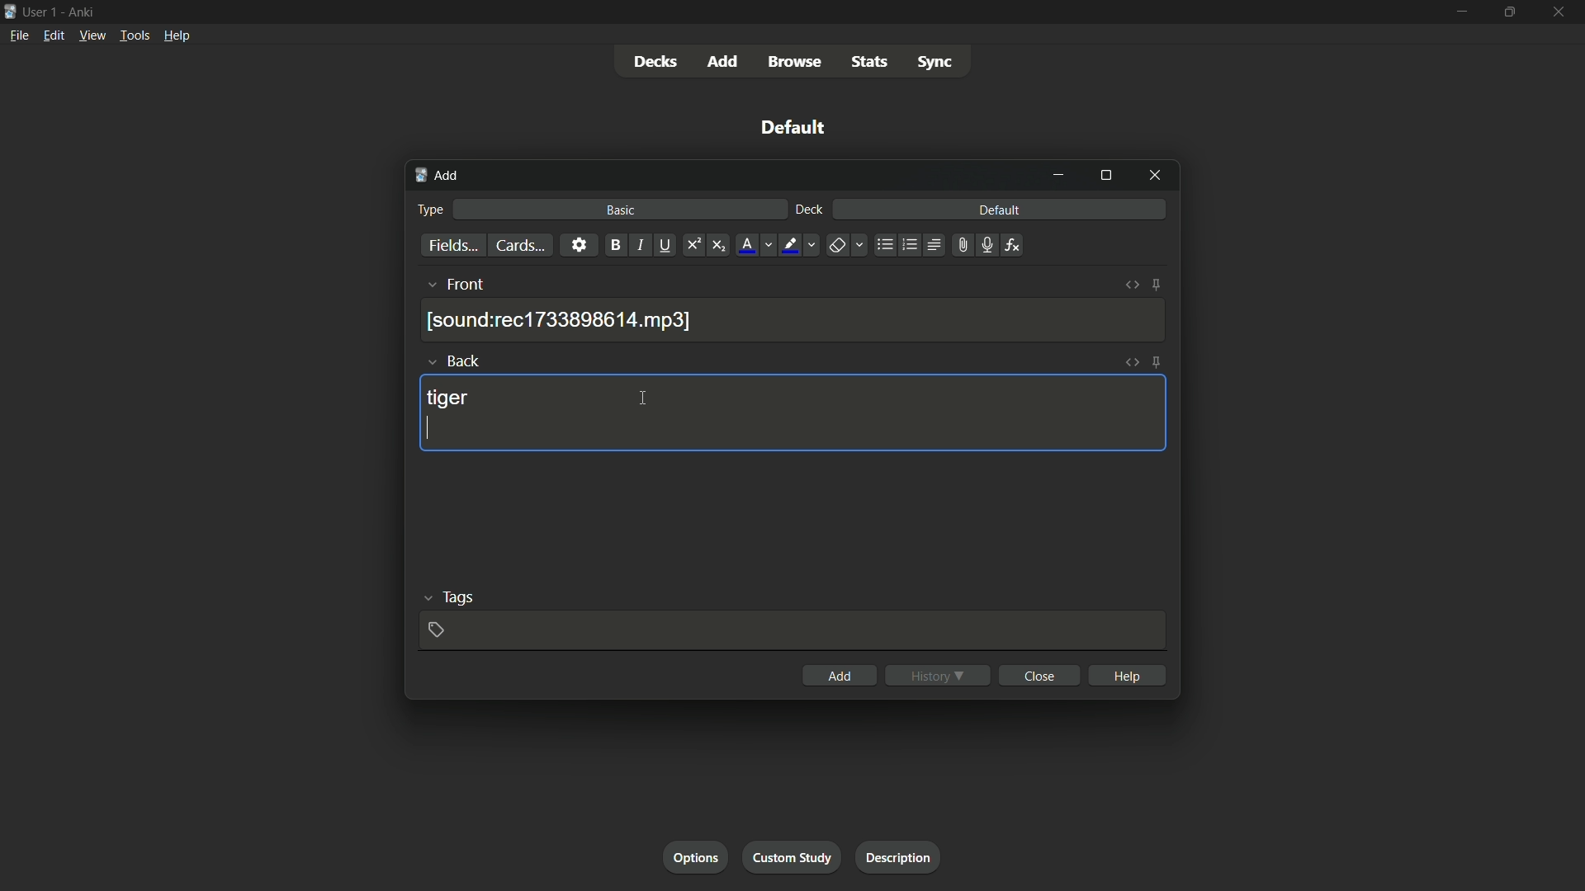  Describe the element at coordinates (899, 857) in the screenshot. I see `description` at that location.